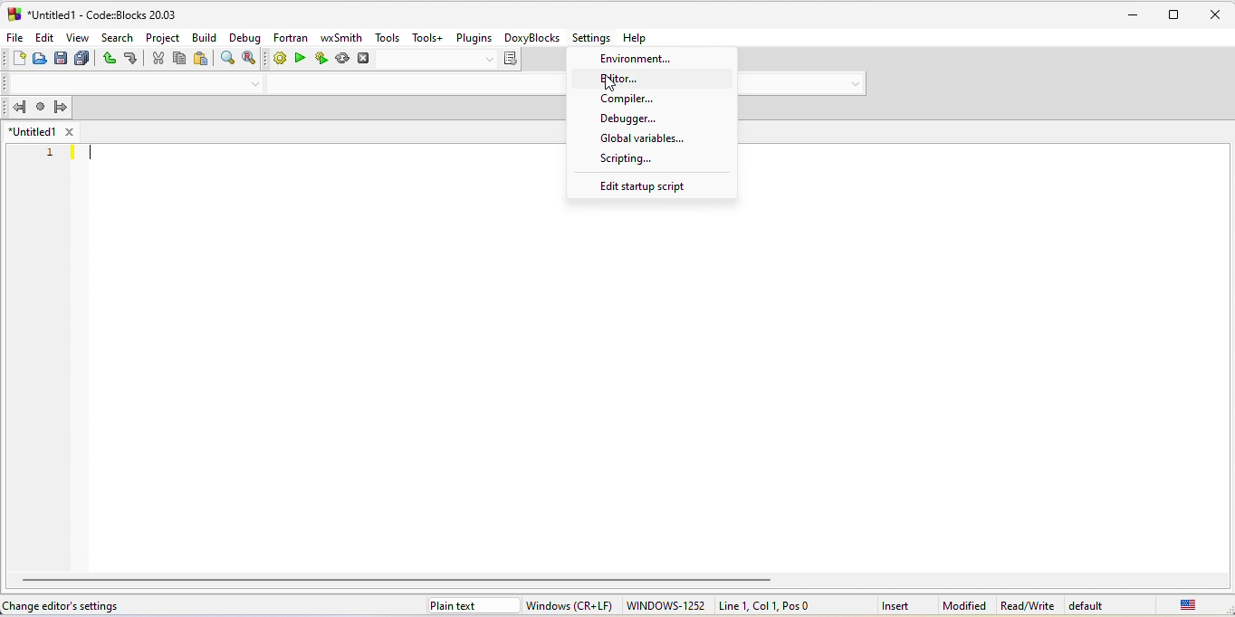  What do you see at coordinates (77, 37) in the screenshot?
I see `view` at bounding box center [77, 37].